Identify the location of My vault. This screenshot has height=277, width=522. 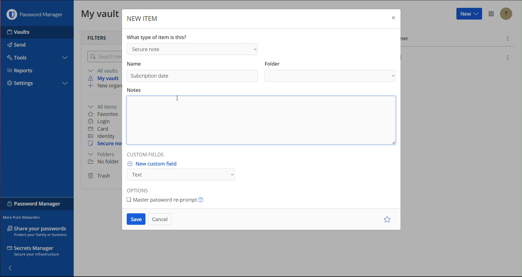
(105, 78).